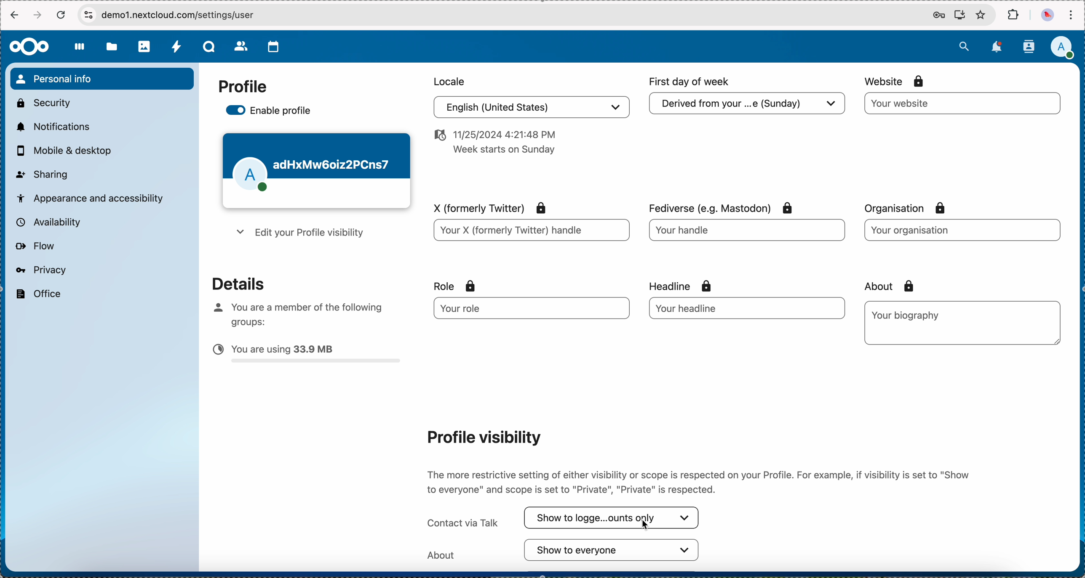 This screenshot has width=1085, height=578. What do you see at coordinates (40, 270) in the screenshot?
I see `privacy` at bounding box center [40, 270].